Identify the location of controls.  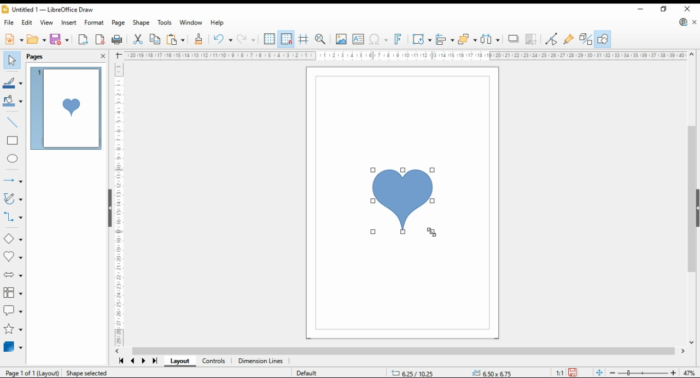
(214, 362).